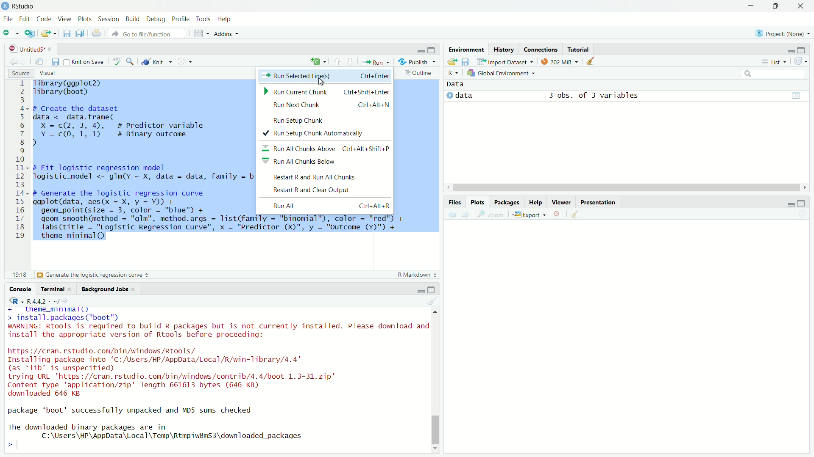 The image size is (814, 457). What do you see at coordinates (800, 6) in the screenshot?
I see `close` at bounding box center [800, 6].